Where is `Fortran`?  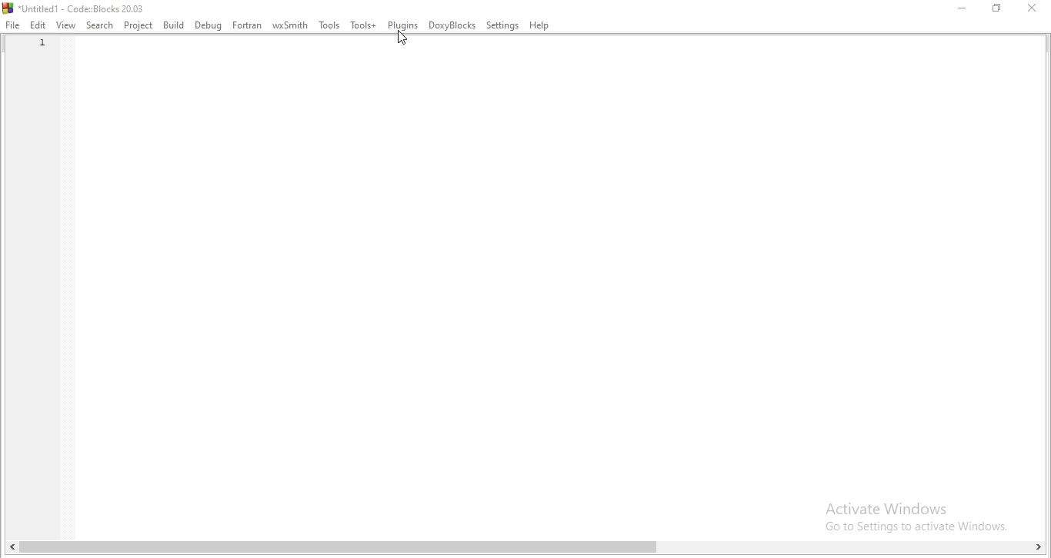
Fortran is located at coordinates (247, 26).